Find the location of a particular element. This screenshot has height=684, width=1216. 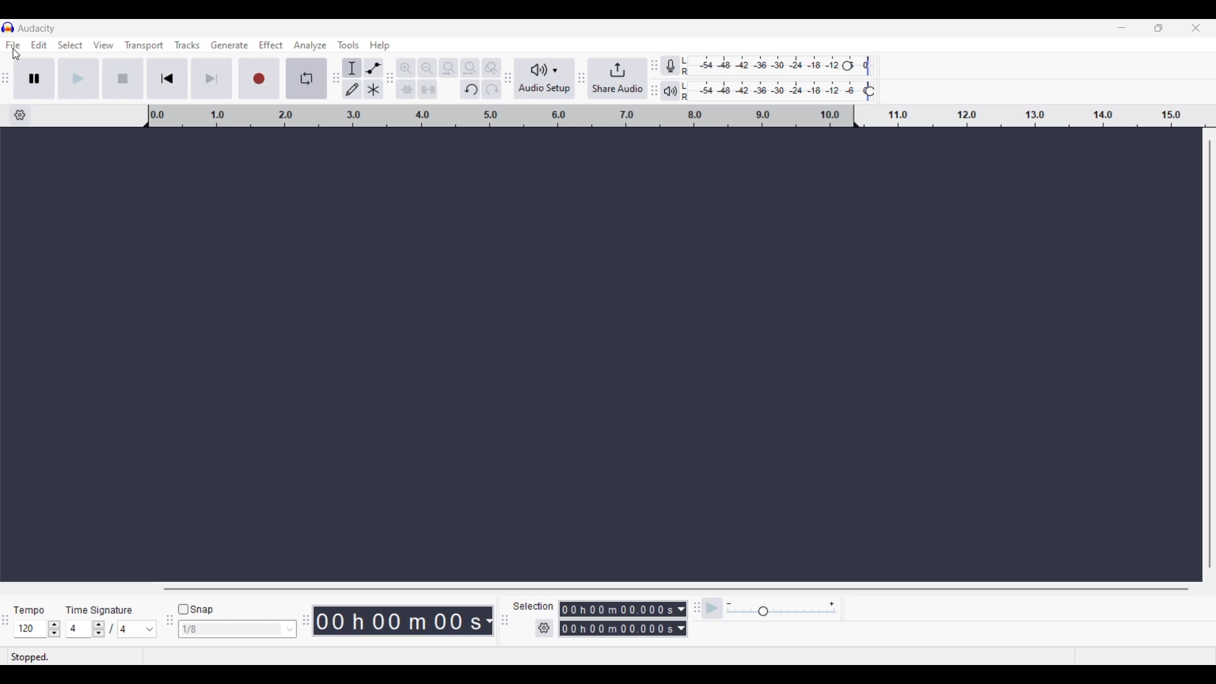

Fit project to width is located at coordinates (471, 68).